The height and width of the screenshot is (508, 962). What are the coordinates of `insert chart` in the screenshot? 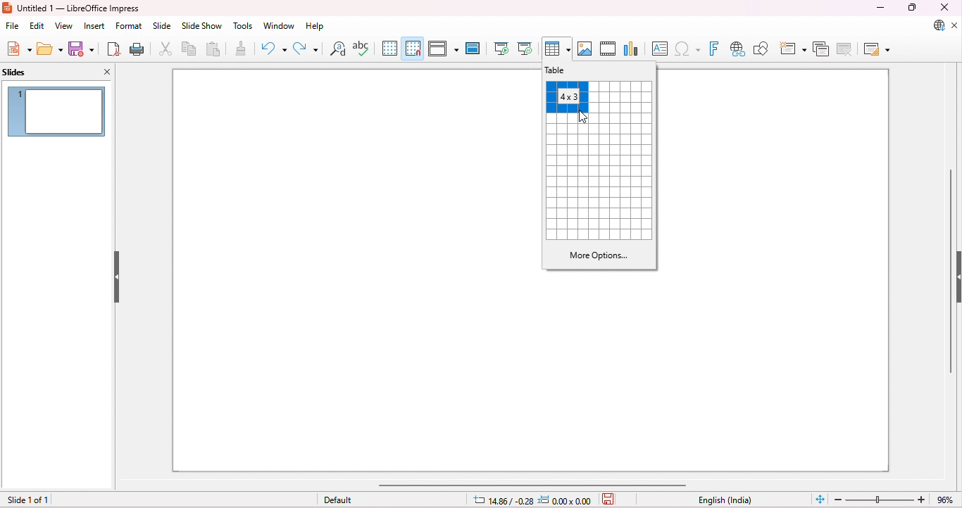 It's located at (631, 49).